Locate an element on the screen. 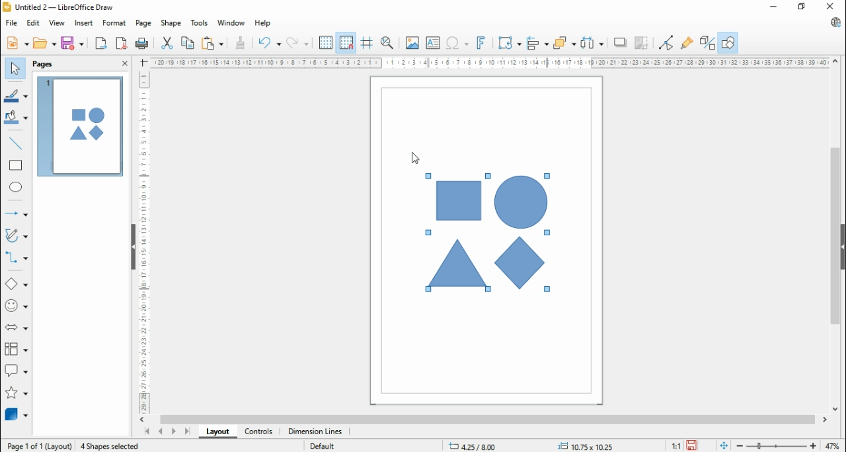 This screenshot has width=846, height=452. helplines while moving is located at coordinates (366, 42).